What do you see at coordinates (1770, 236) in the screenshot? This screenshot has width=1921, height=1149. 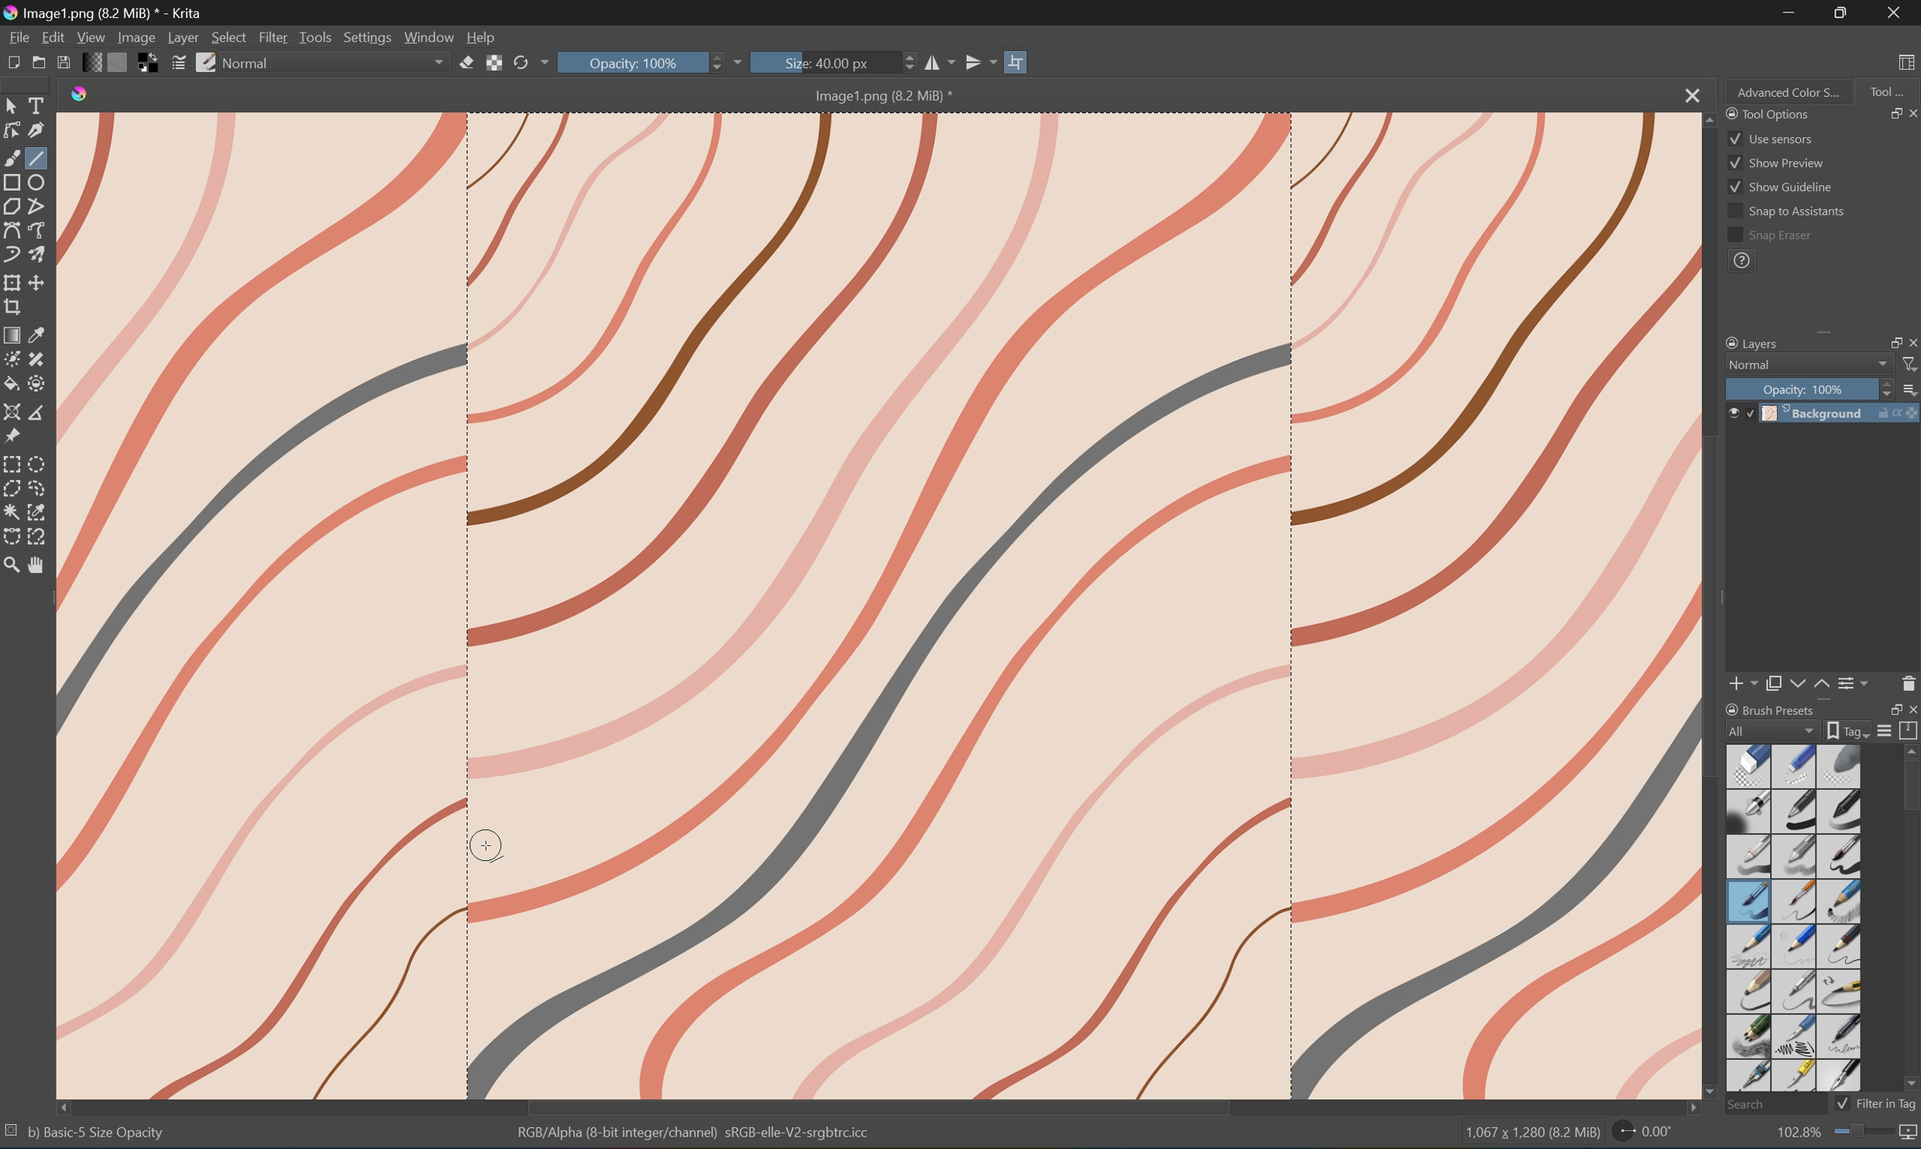 I see `Snap erasor` at bounding box center [1770, 236].